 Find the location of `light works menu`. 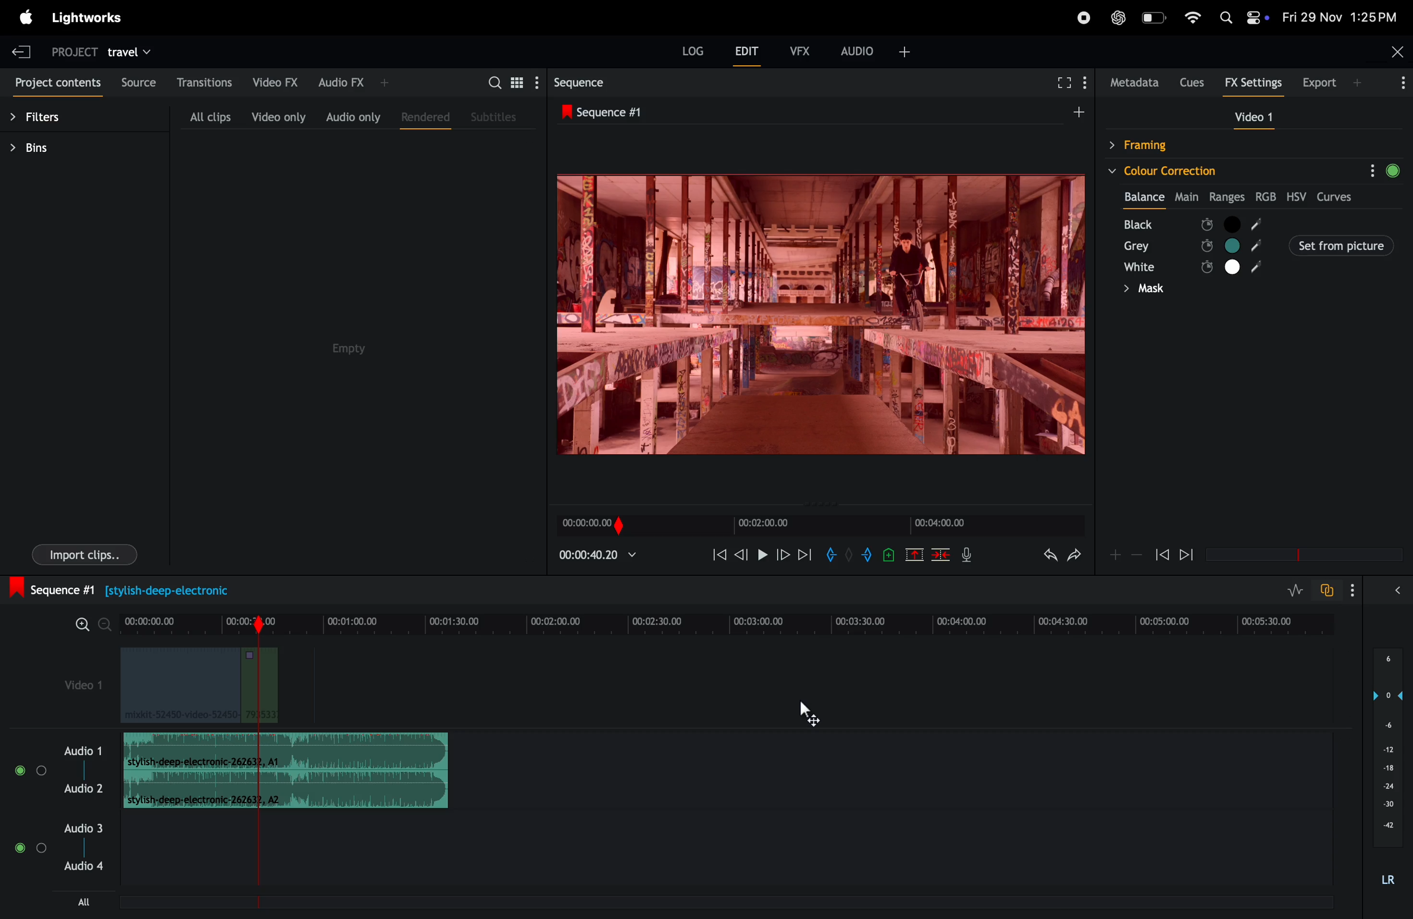

light works menu is located at coordinates (90, 17).